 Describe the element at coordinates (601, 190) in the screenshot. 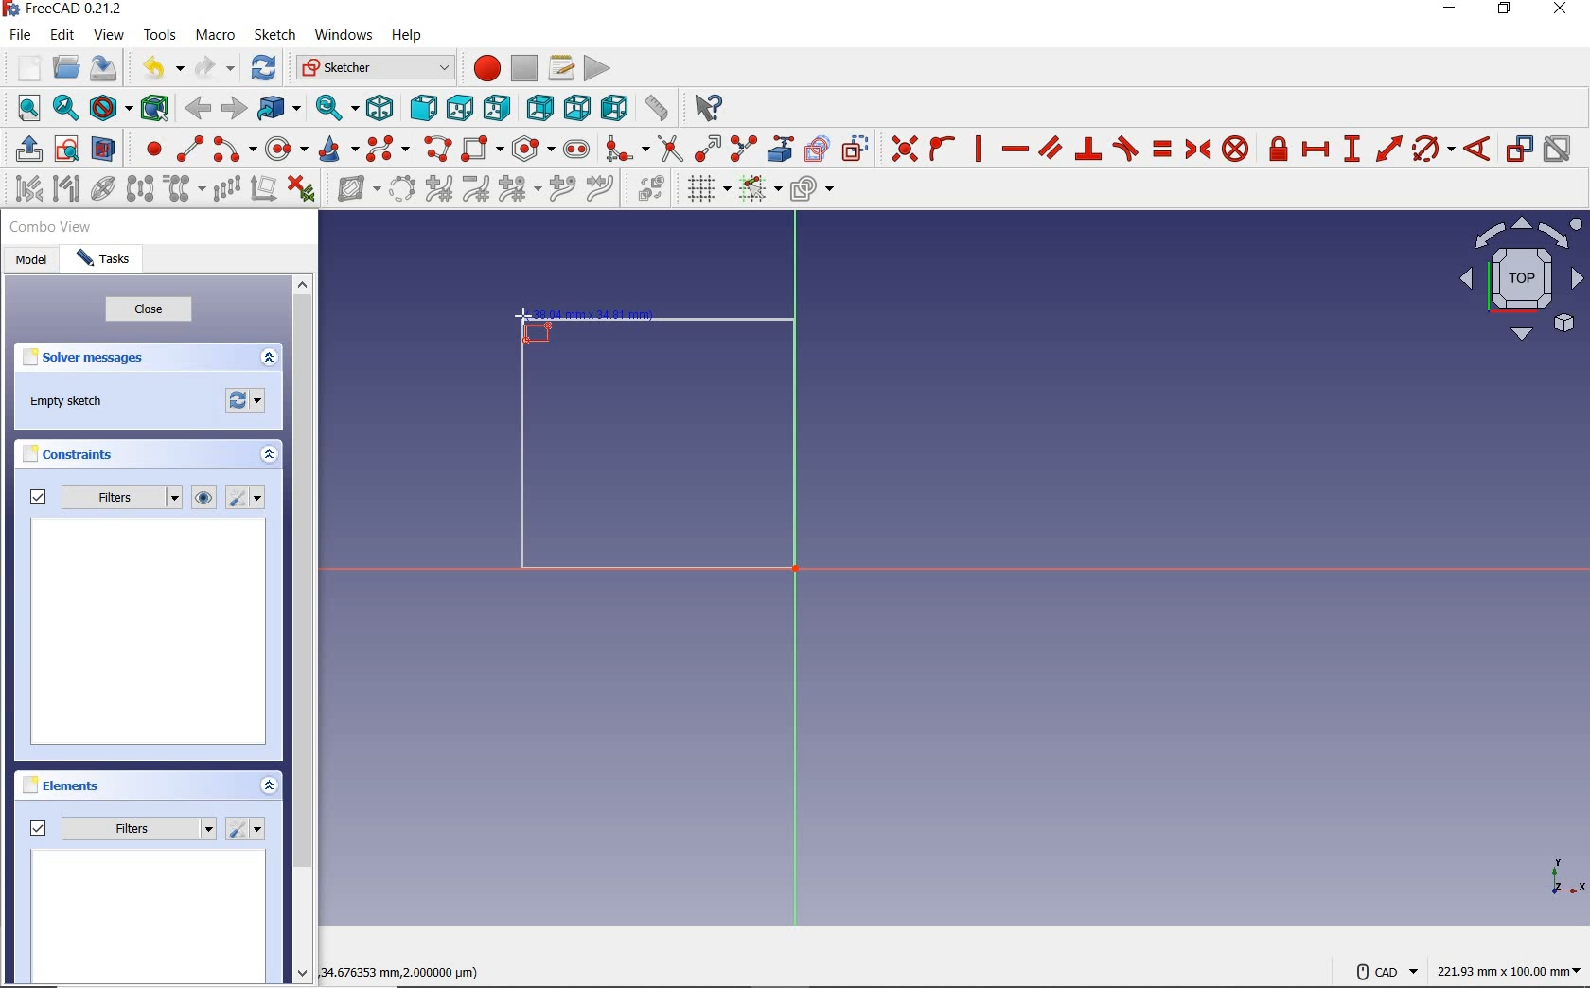

I see `join curves` at that location.